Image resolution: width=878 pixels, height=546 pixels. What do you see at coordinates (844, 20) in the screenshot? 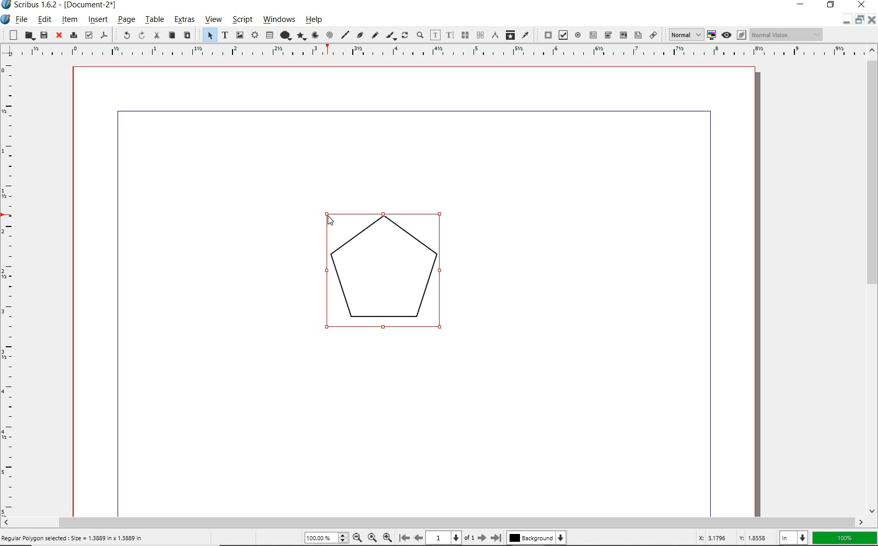
I see `minimise` at bounding box center [844, 20].